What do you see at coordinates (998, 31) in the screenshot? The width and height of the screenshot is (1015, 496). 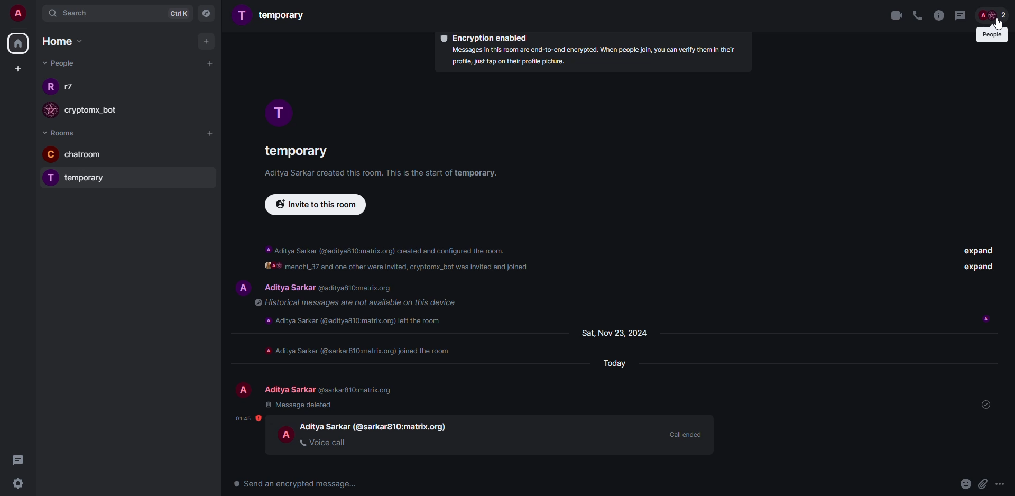 I see `cursor` at bounding box center [998, 31].